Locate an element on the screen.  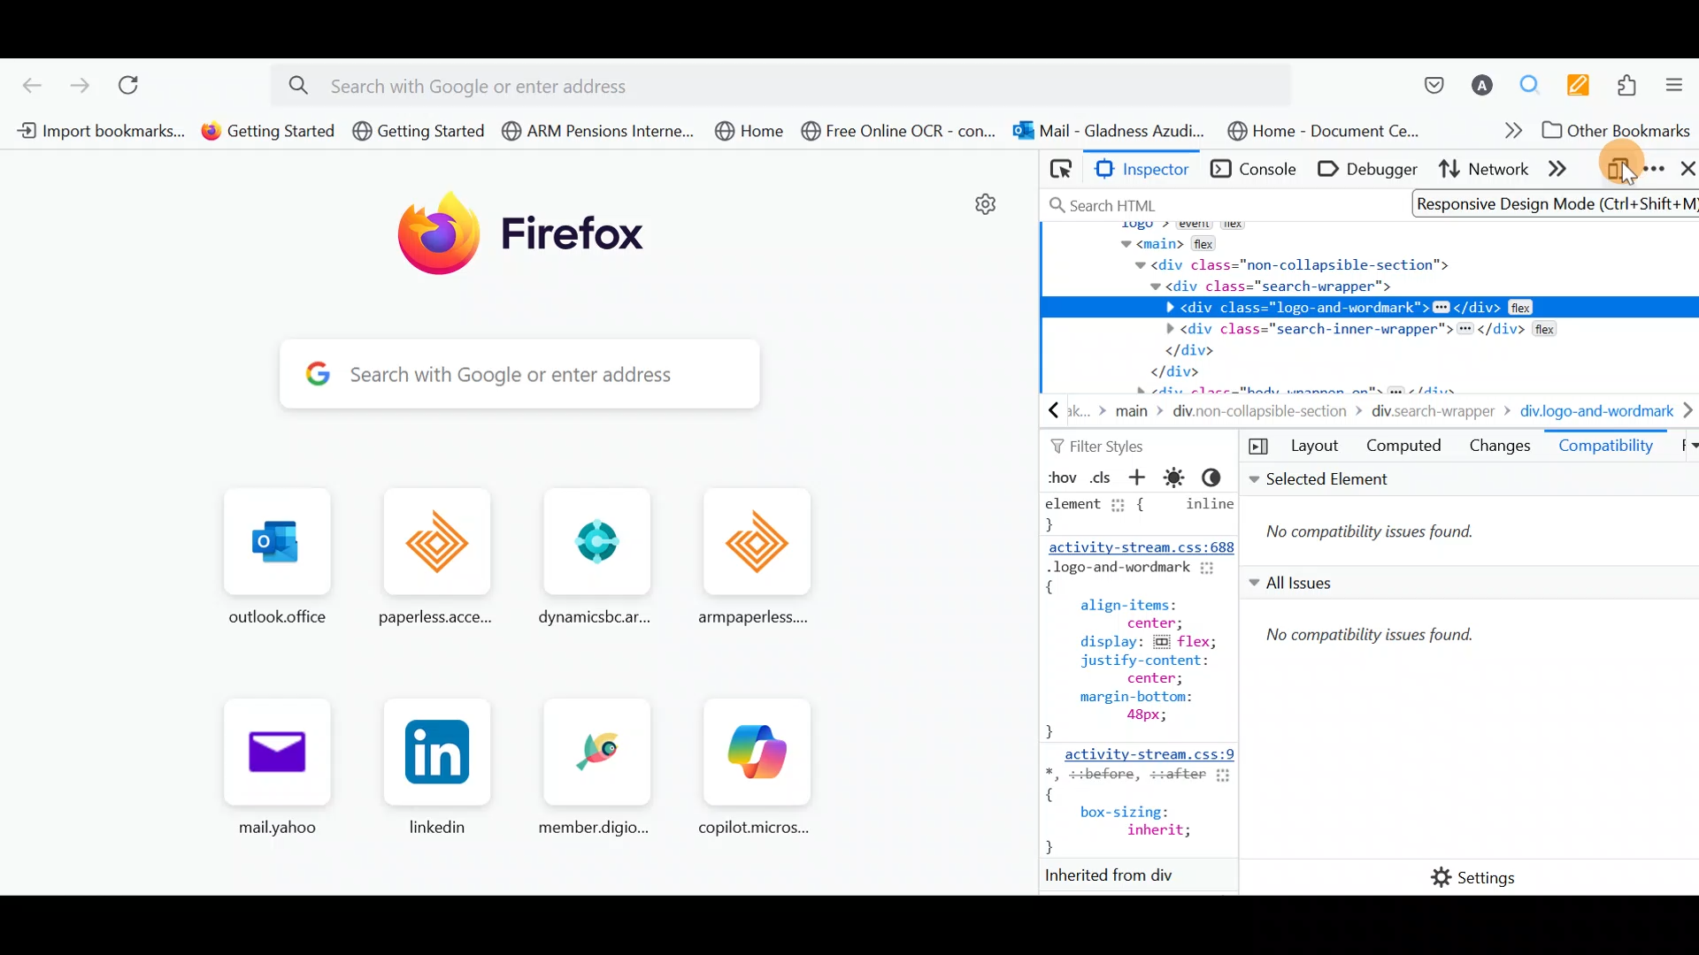
Open application menu is located at coordinates (1677, 80).